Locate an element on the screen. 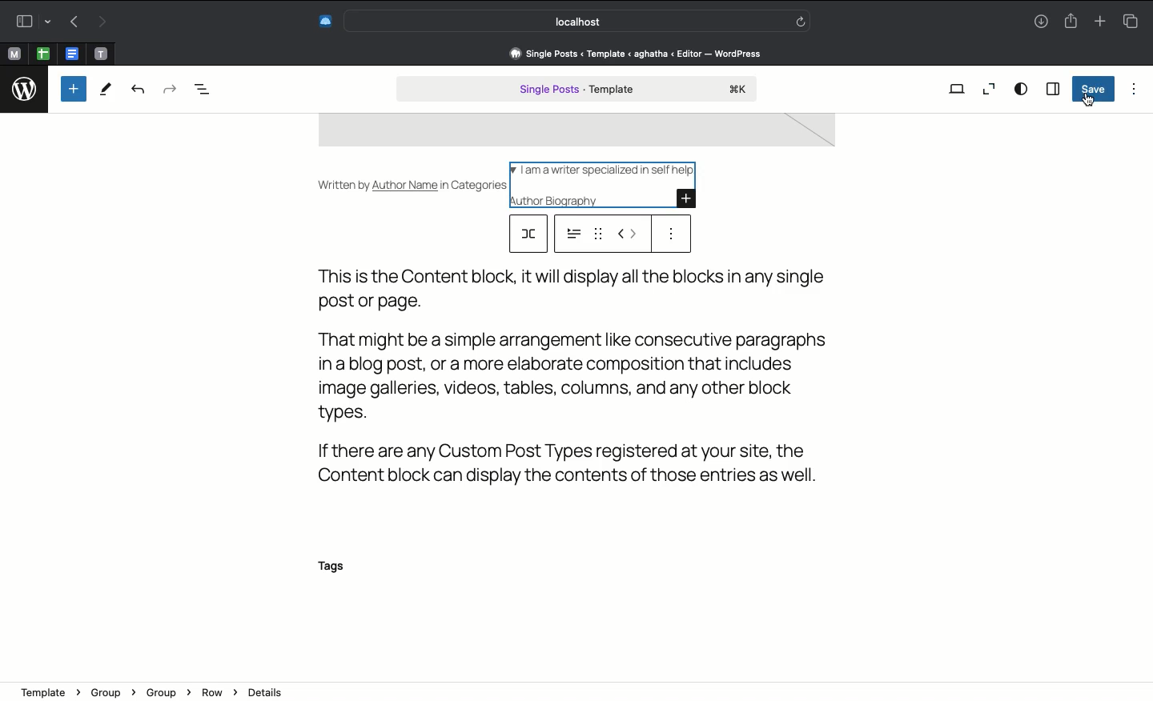  Sidebar is located at coordinates (1052, 90).